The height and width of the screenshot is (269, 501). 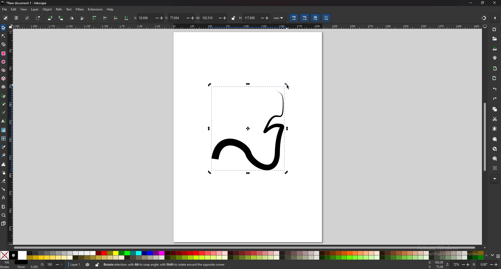 What do you see at coordinates (80, 9) in the screenshot?
I see `filters` at bounding box center [80, 9].